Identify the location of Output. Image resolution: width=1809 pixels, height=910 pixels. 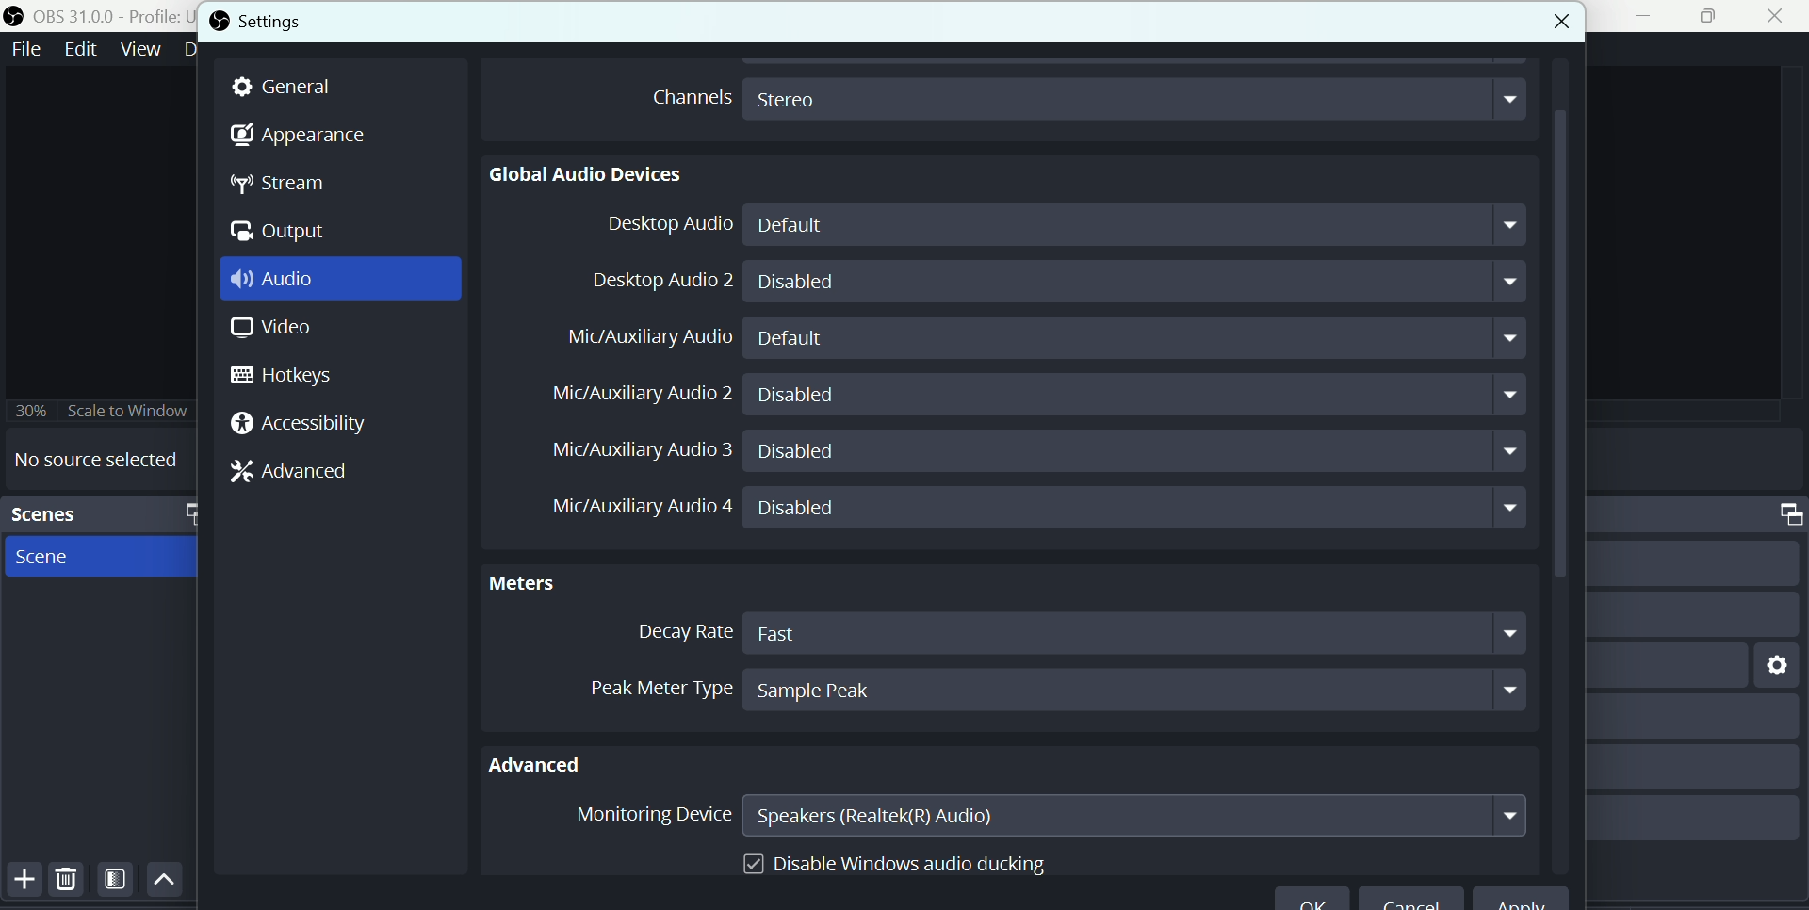
(282, 233).